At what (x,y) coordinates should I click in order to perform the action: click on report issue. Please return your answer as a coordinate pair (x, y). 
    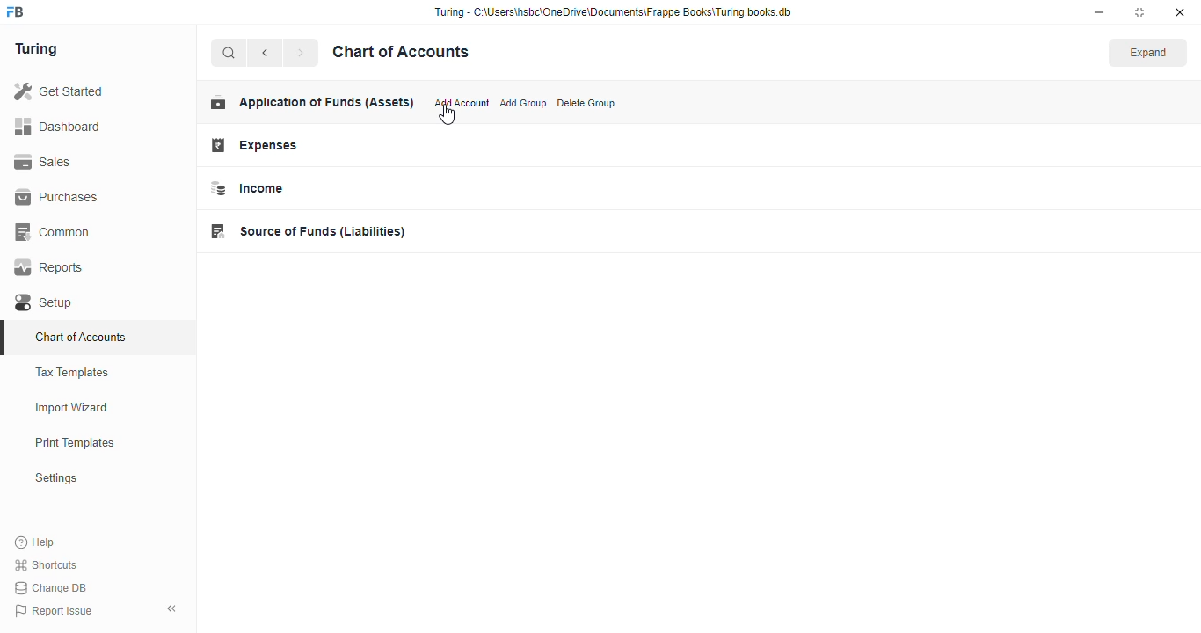
    Looking at the image, I should click on (53, 610).